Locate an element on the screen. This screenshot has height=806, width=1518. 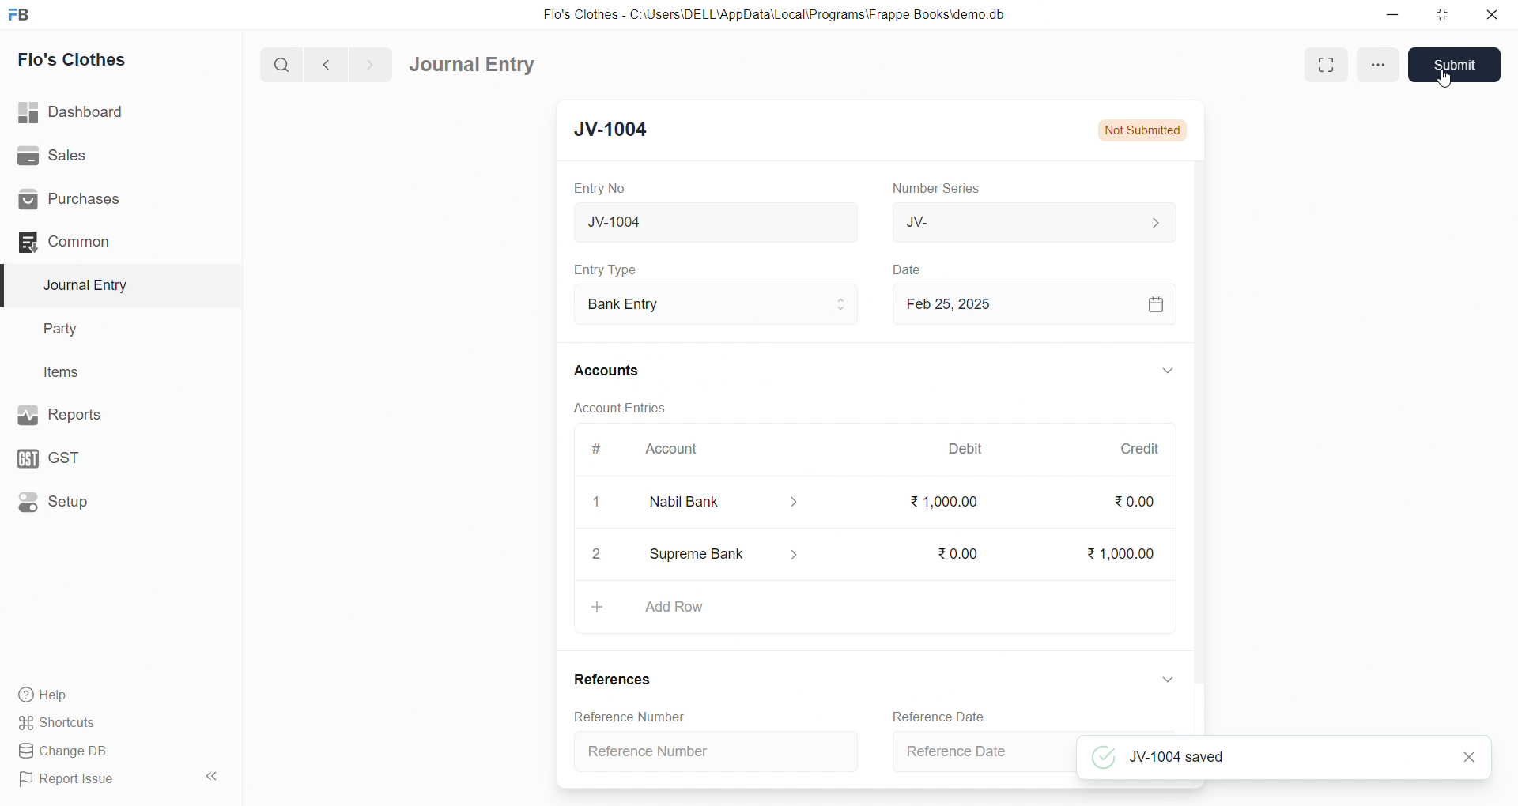
References is located at coordinates (613, 680).